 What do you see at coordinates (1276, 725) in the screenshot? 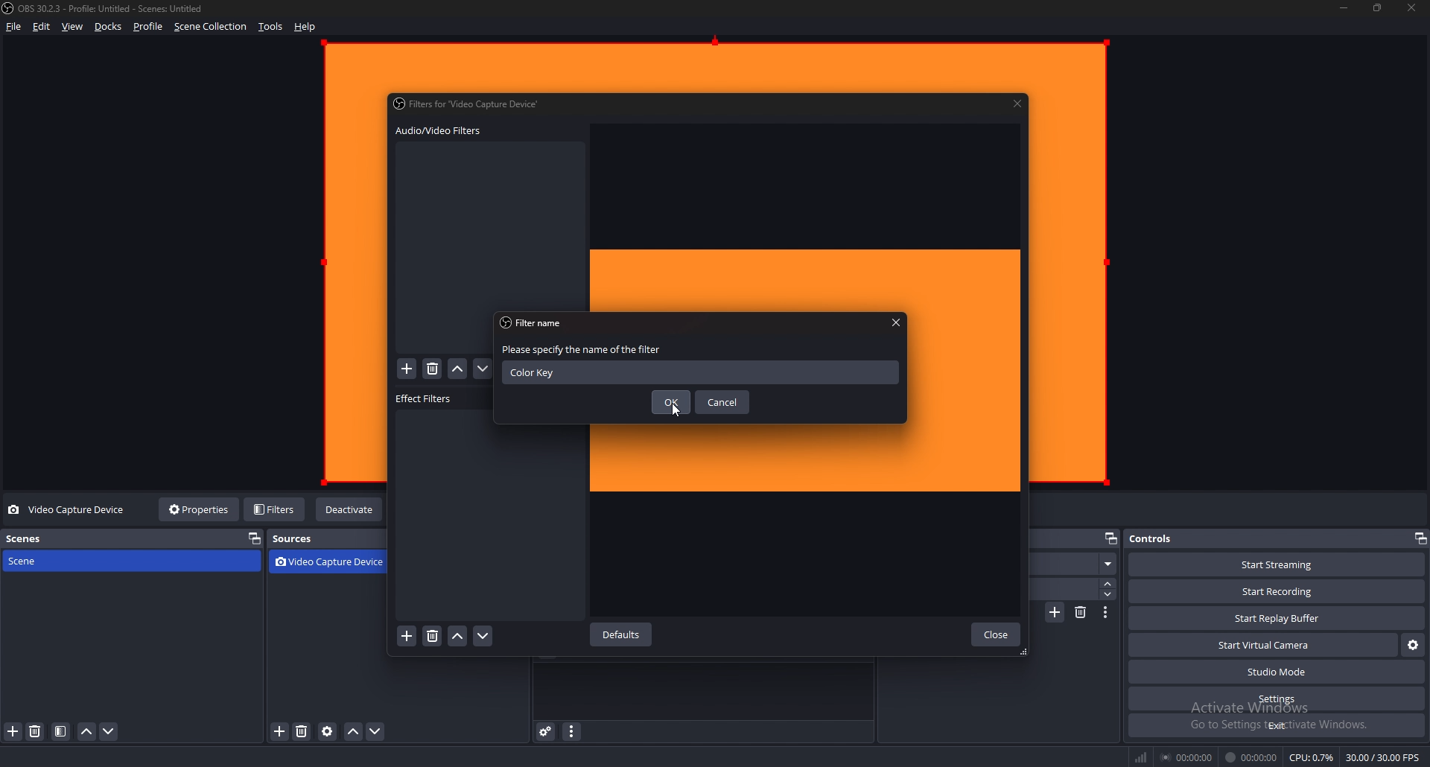
I see `exit` at bounding box center [1276, 725].